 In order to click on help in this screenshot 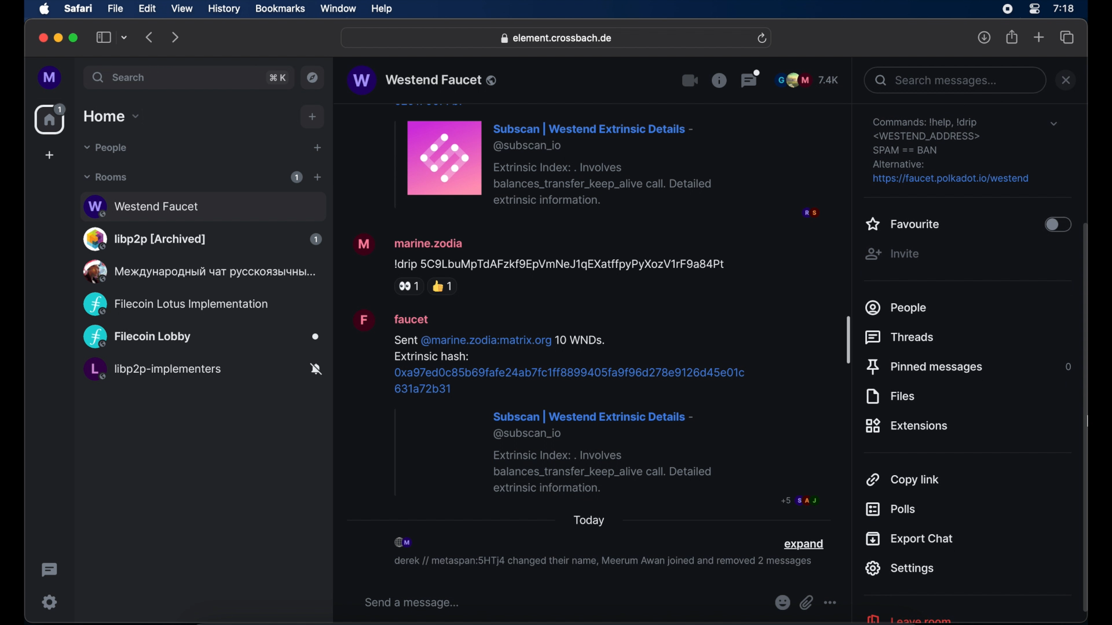, I will do `click(382, 9)`.